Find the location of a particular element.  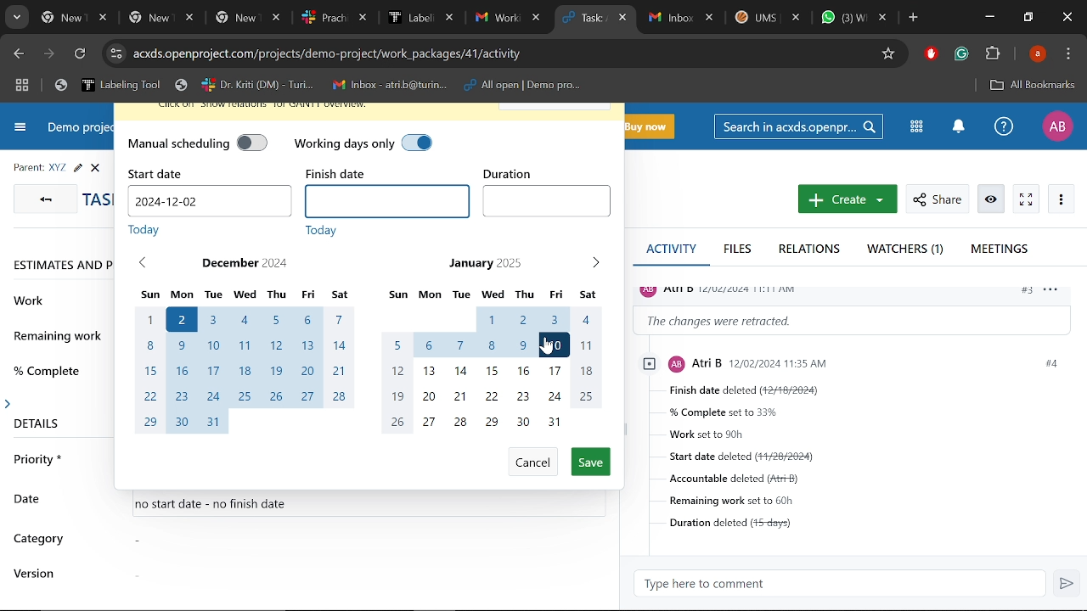

options is located at coordinates (1056, 293).